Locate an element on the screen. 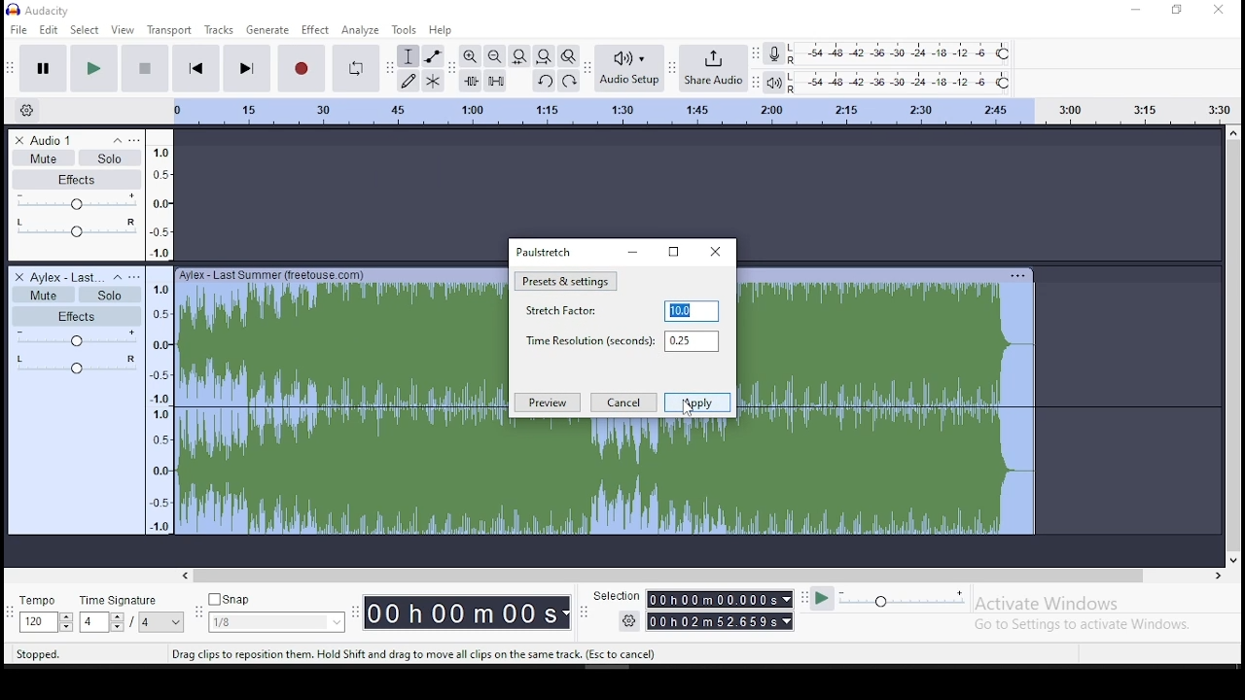 The width and height of the screenshot is (1245, 700). scale is located at coordinates (160, 332).